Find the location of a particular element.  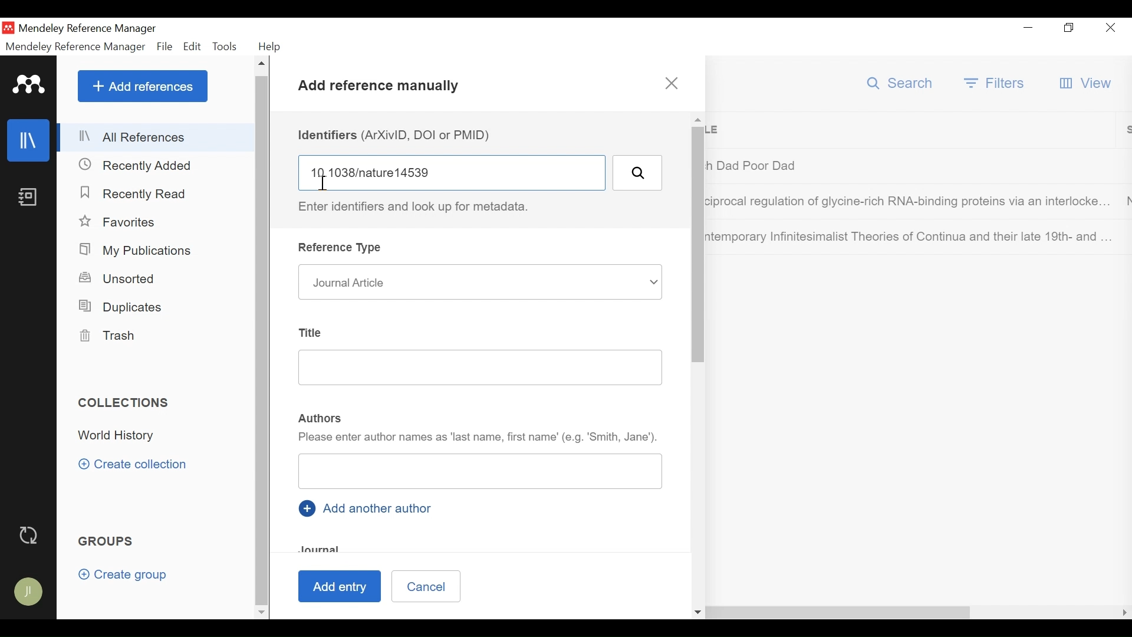

Trash is located at coordinates (112, 336).